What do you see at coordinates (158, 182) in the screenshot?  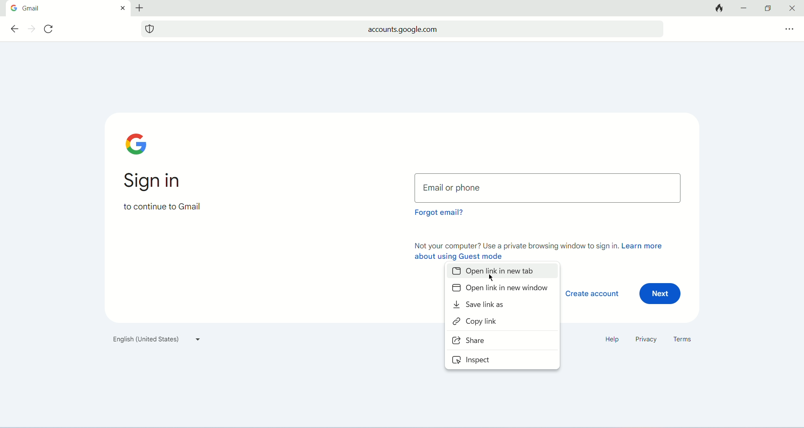 I see `sign in` at bounding box center [158, 182].